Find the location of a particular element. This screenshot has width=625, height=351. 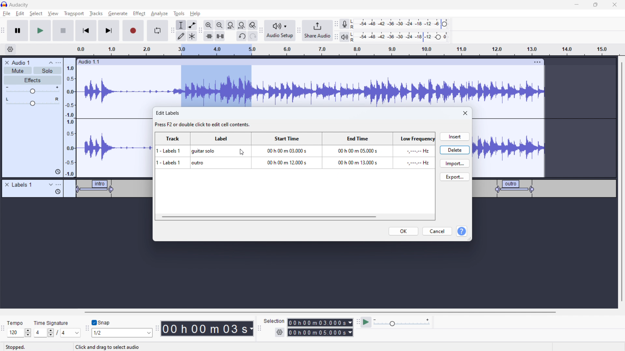

tempo is located at coordinates (20, 323).